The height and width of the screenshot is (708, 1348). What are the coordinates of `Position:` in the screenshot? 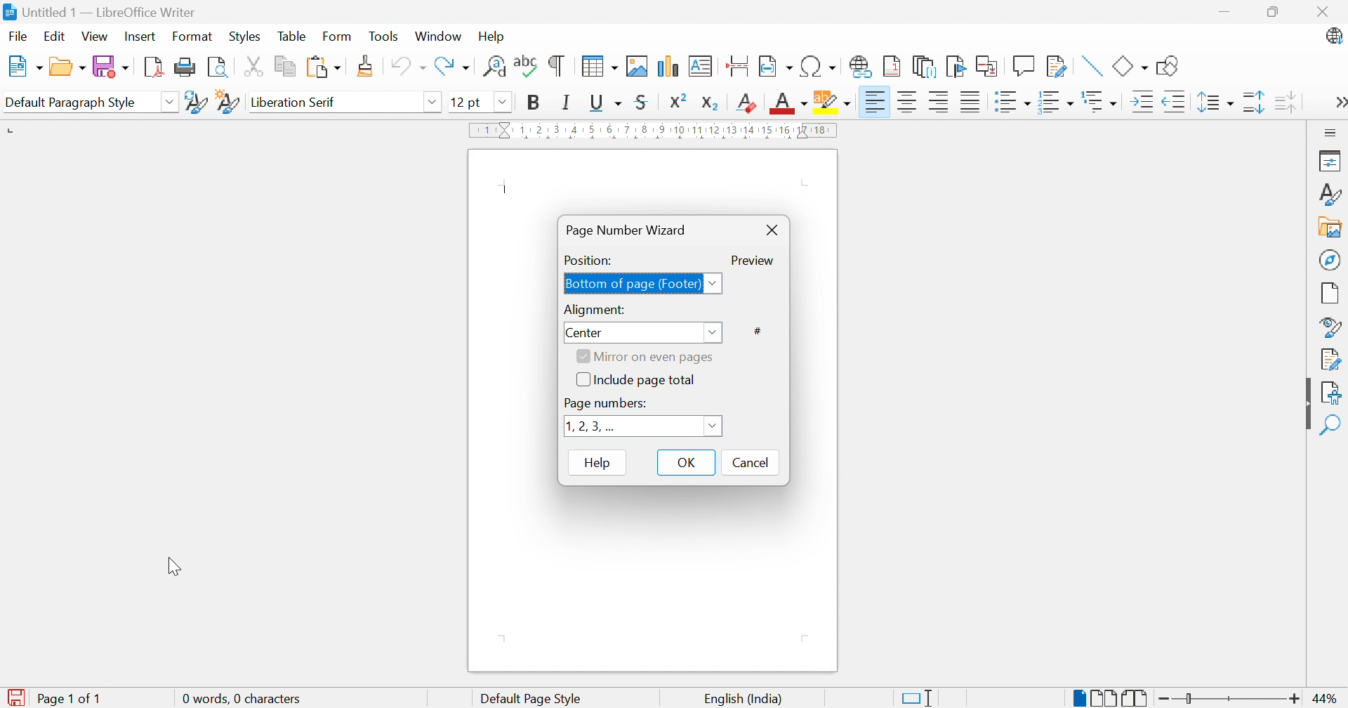 It's located at (588, 261).